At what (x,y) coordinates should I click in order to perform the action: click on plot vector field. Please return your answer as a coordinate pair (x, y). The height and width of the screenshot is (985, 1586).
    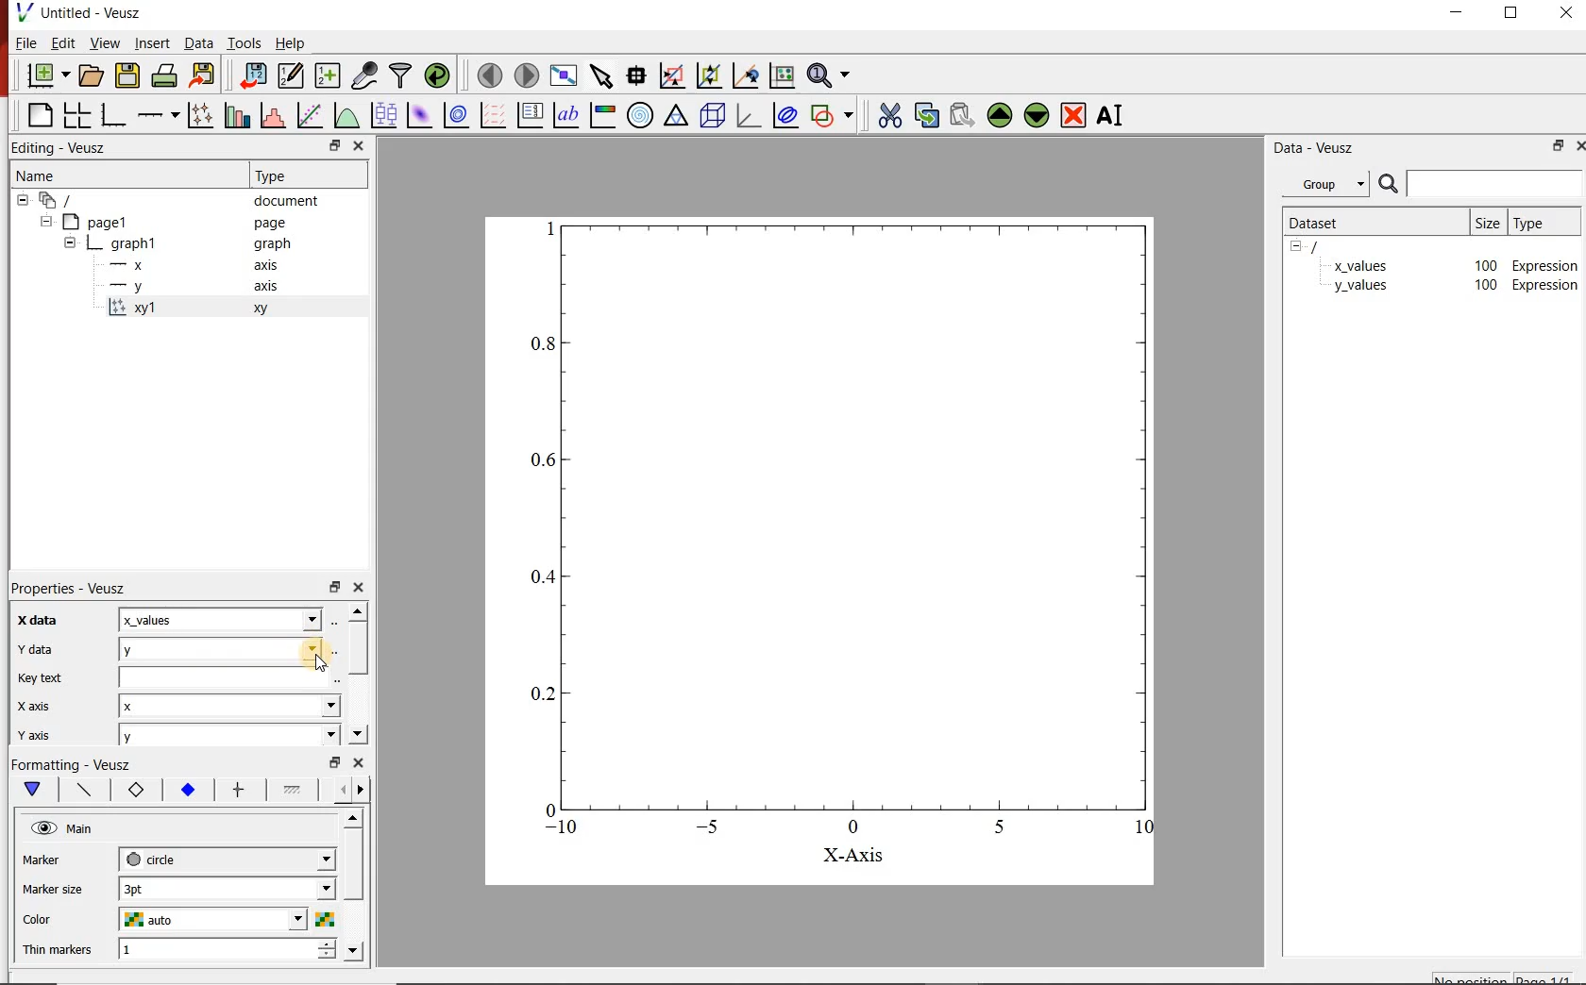
    Looking at the image, I should click on (493, 115).